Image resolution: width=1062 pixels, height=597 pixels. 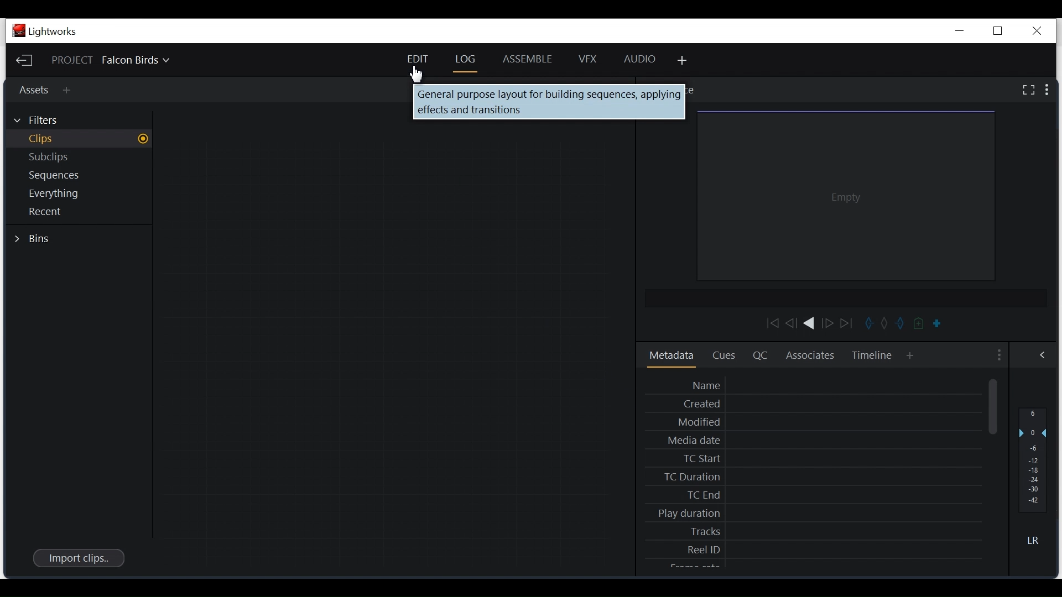 I want to click on Forward, so click(x=829, y=326).